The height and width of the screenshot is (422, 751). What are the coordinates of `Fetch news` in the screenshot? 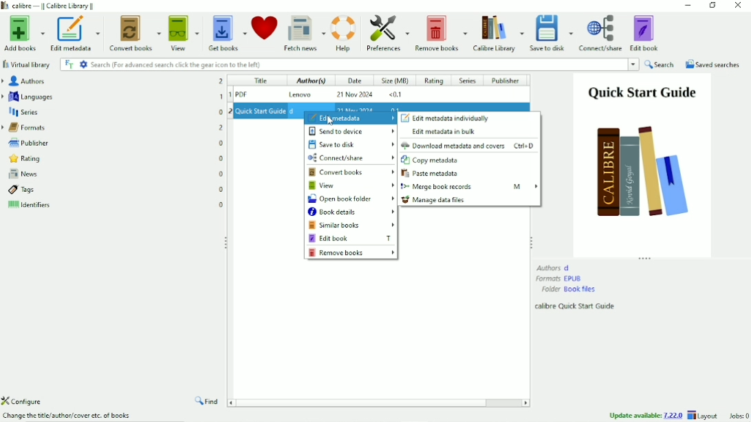 It's located at (304, 32).